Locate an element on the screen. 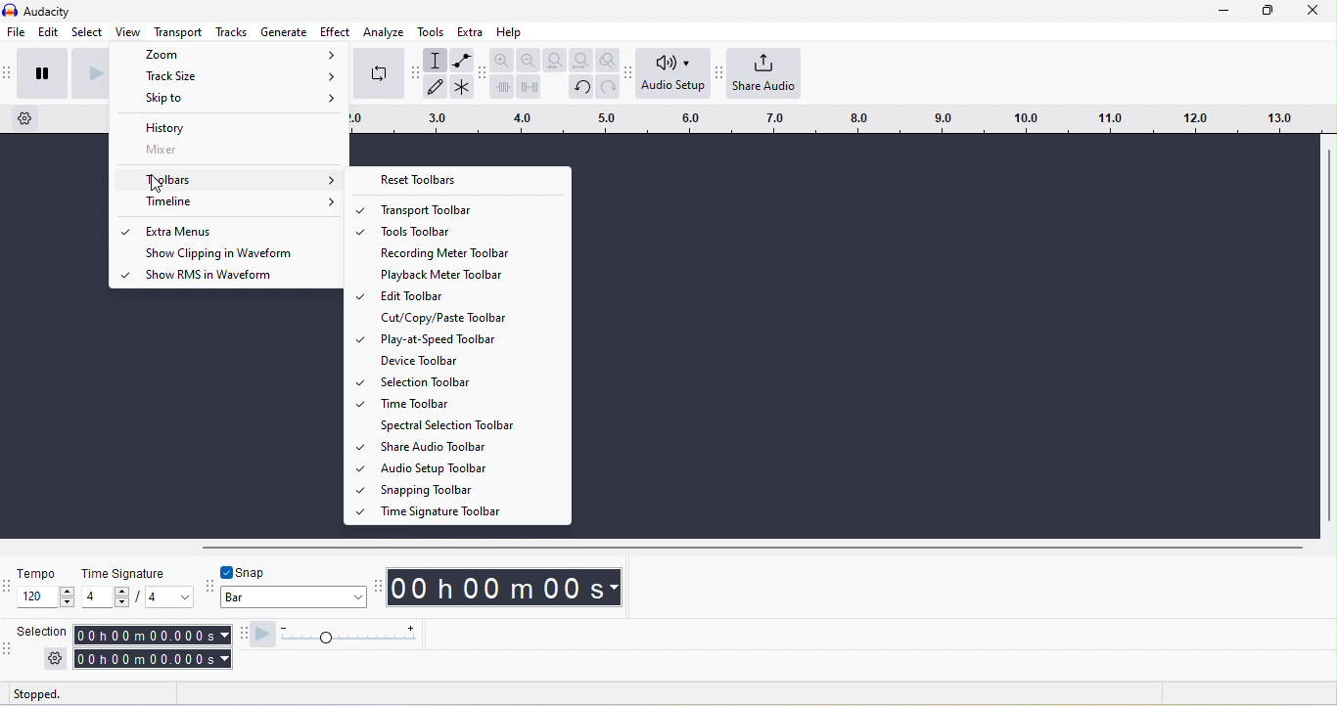 Image resolution: width=1337 pixels, height=706 pixels. Toolbars  is located at coordinates (228, 179).